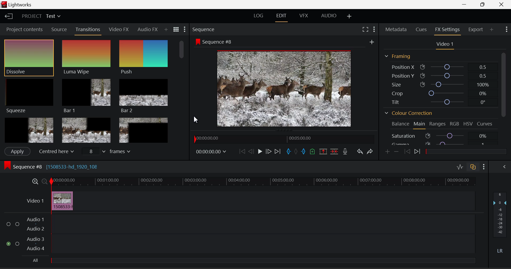 The height and width of the screenshot is (269, 511). What do you see at coordinates (349, 16) in the screenshot?
I see `Add Layout` at bounding box center [349, 16].